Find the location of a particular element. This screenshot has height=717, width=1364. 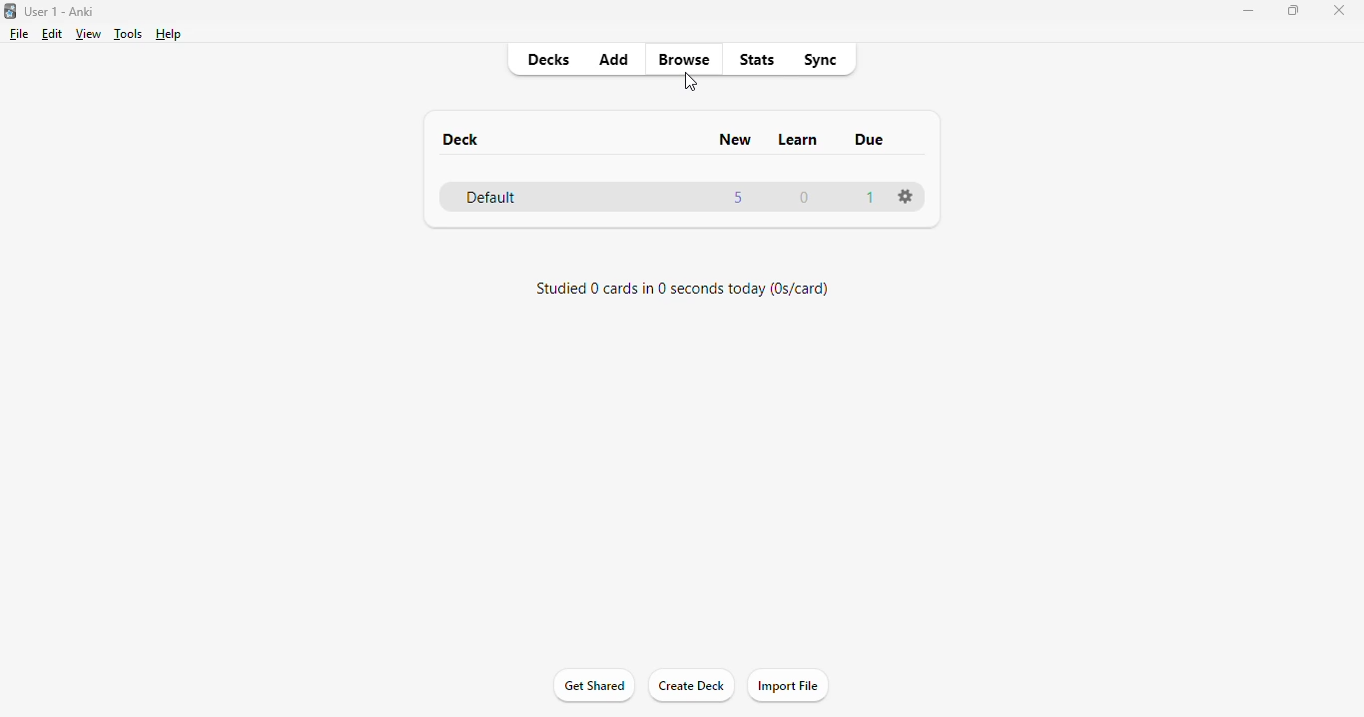

close is located at coordinates (1338, 9).